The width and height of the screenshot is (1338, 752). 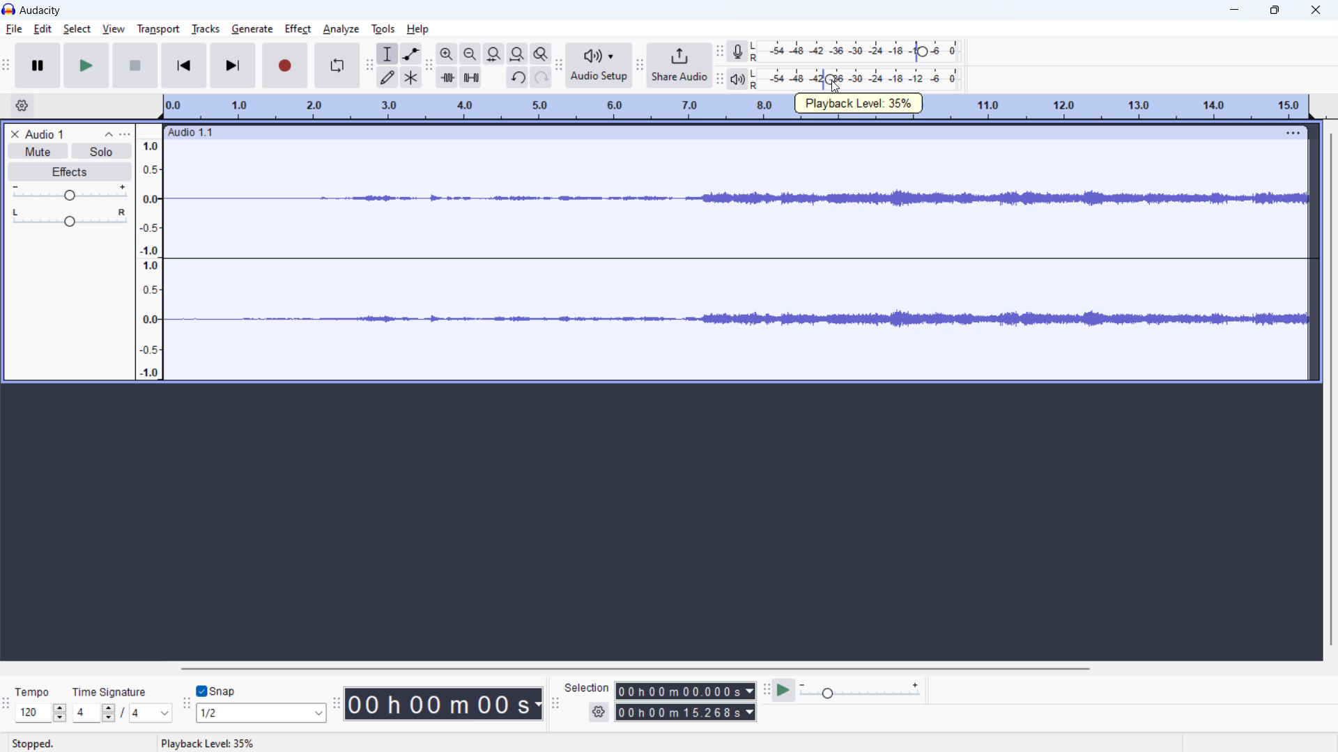 I want to click on selection, so click(x=586, y=687).